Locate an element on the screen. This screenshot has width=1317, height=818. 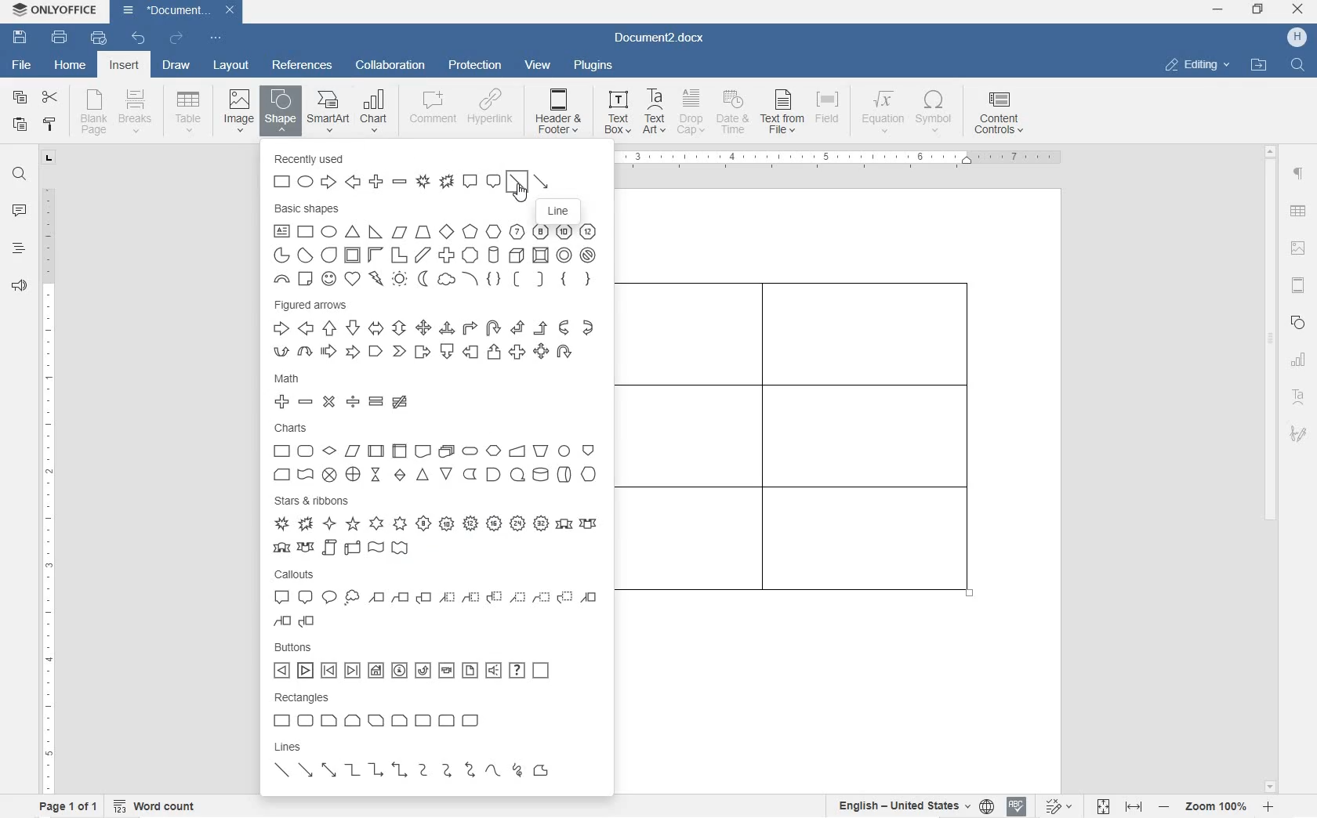
page 1 of 1 is located at coordinates (66, 806).